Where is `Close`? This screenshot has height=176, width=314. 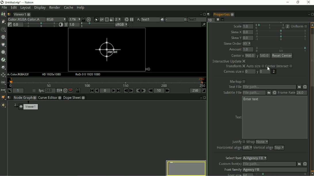
Close is located at coordinates (205, 98).